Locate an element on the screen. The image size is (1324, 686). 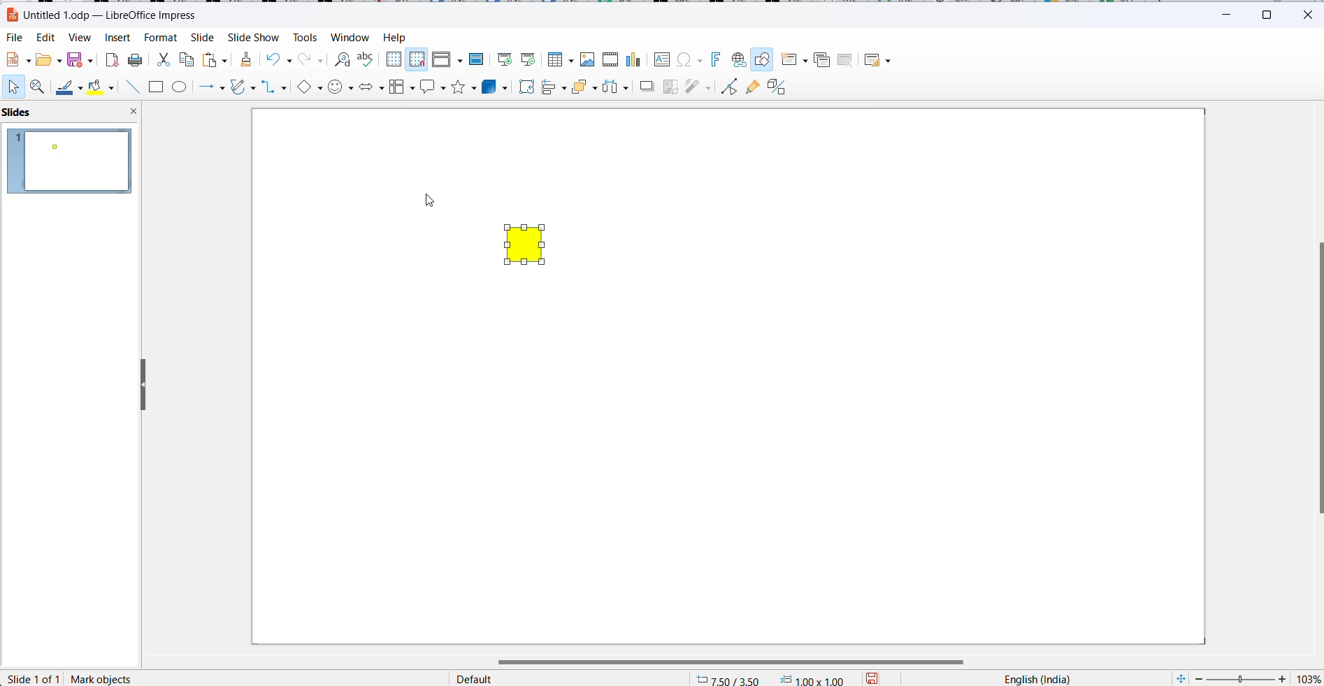
Toggle extrusion is located at coordinates (780, 87).